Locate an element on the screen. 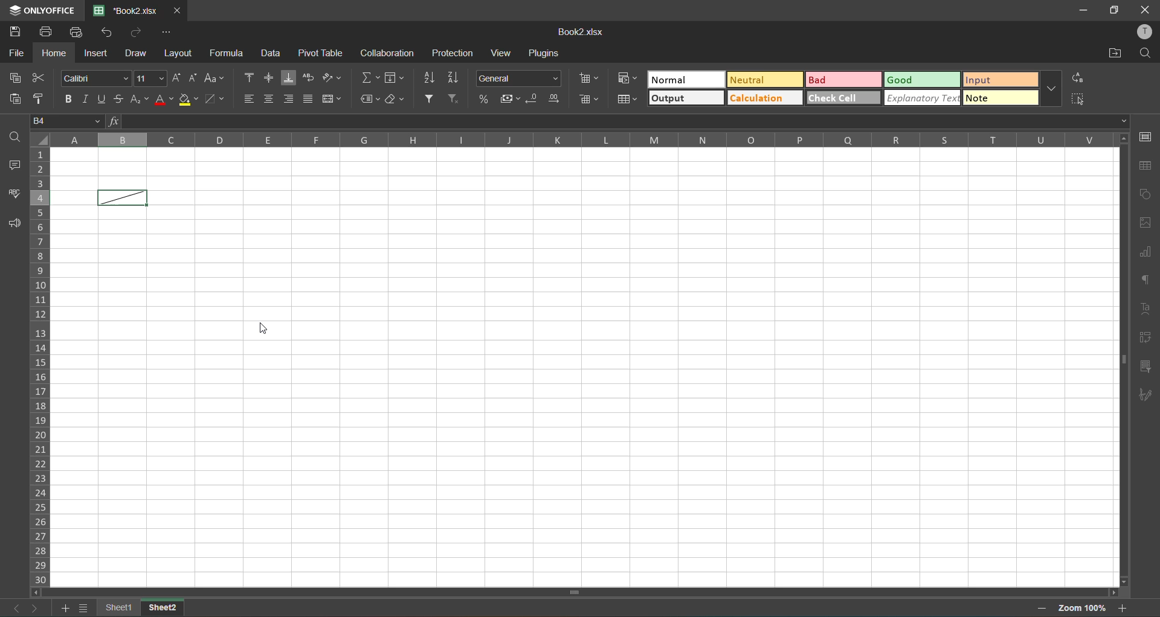  more options is located at coordinates (1055, 89).